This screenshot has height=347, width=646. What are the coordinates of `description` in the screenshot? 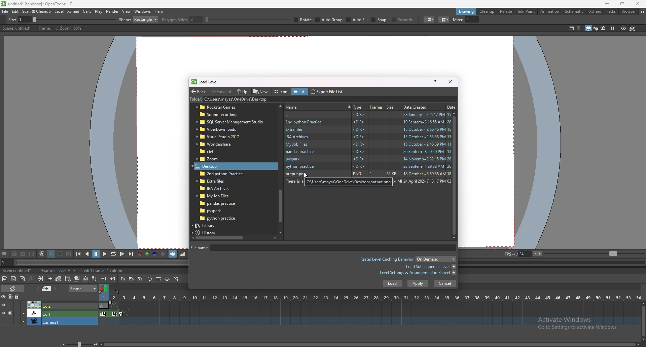 It's located at (56, 270).